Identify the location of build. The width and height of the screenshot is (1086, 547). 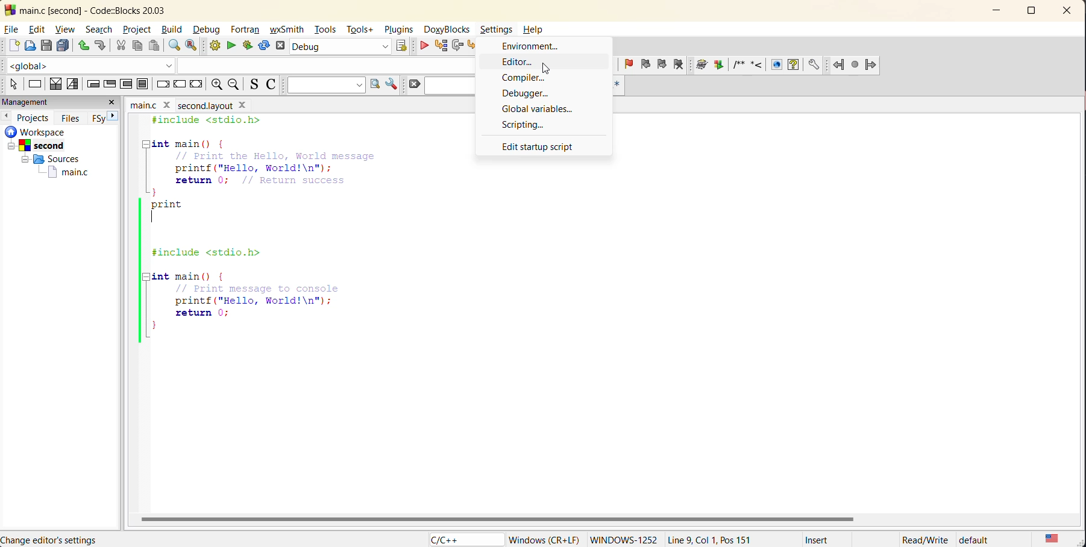
(218, 48).